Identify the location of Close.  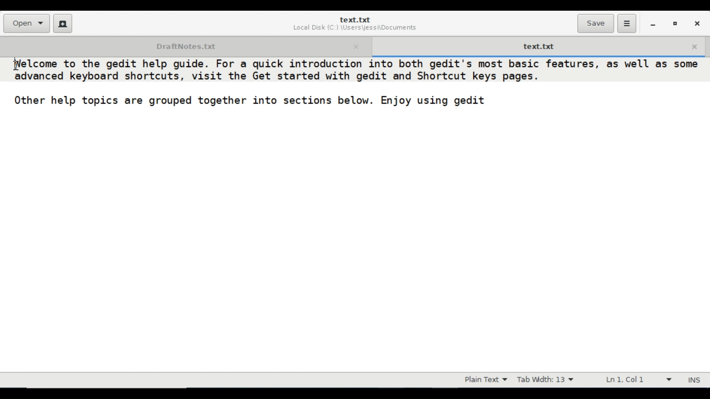
(696, 23).